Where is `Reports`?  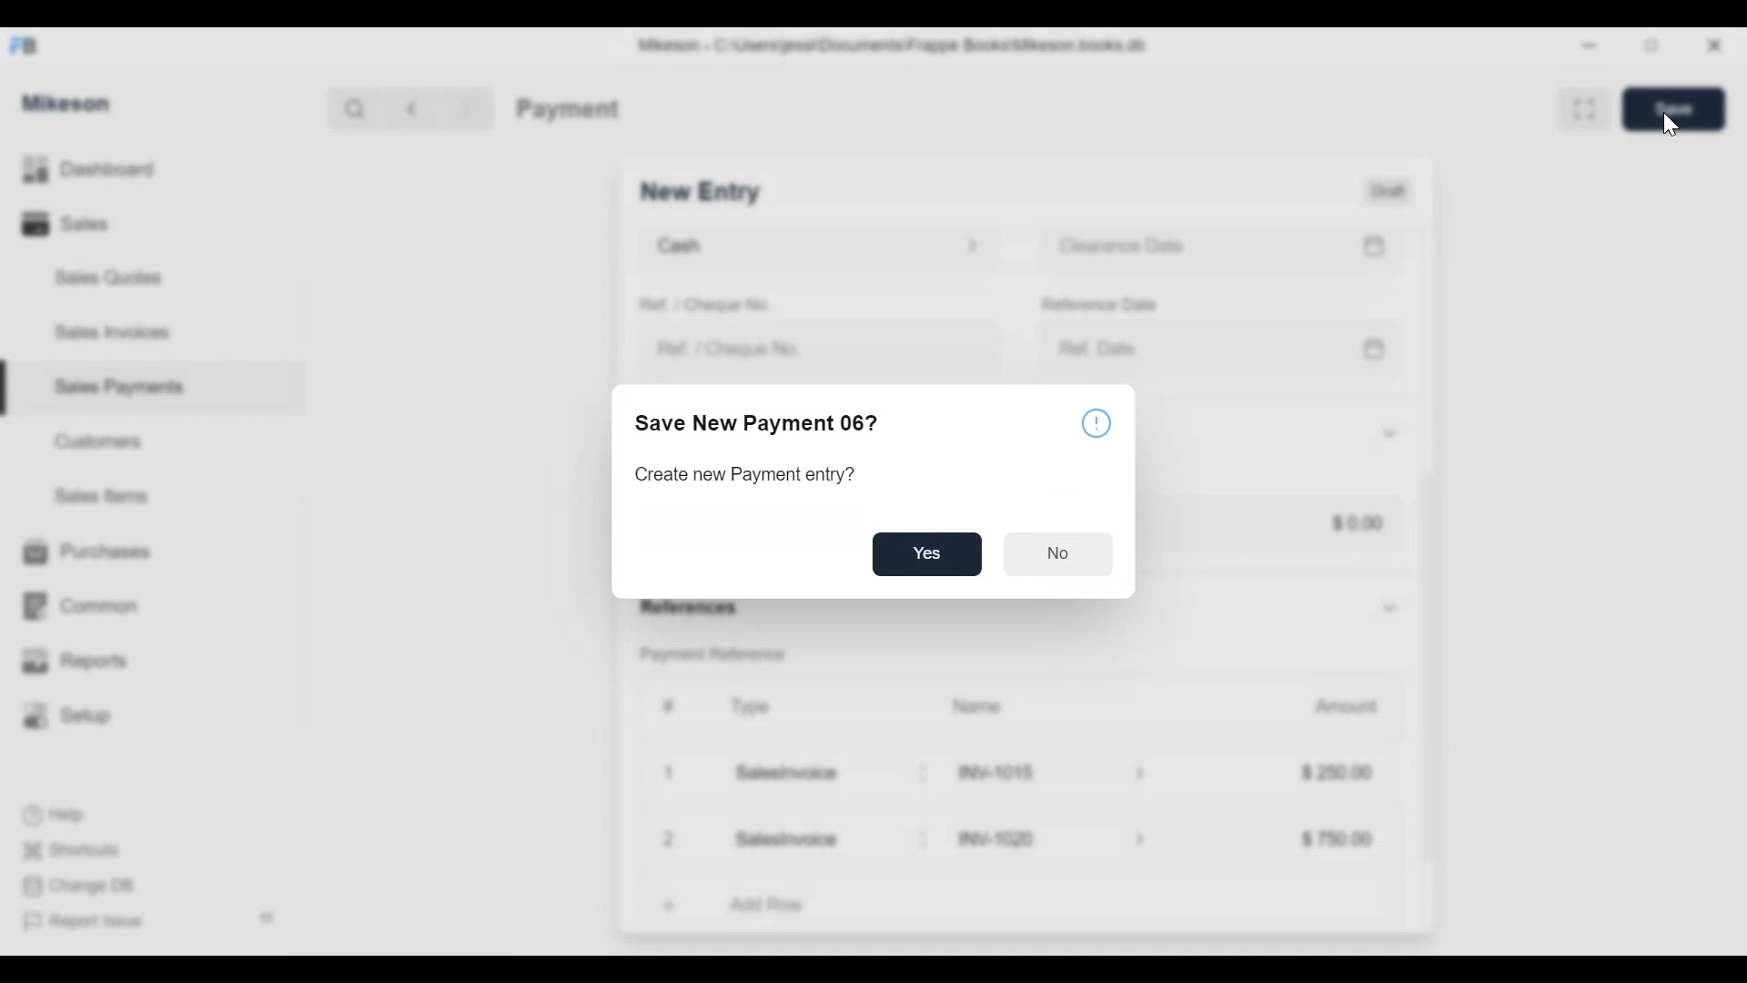 Reports is located at coordinates (78, 662).